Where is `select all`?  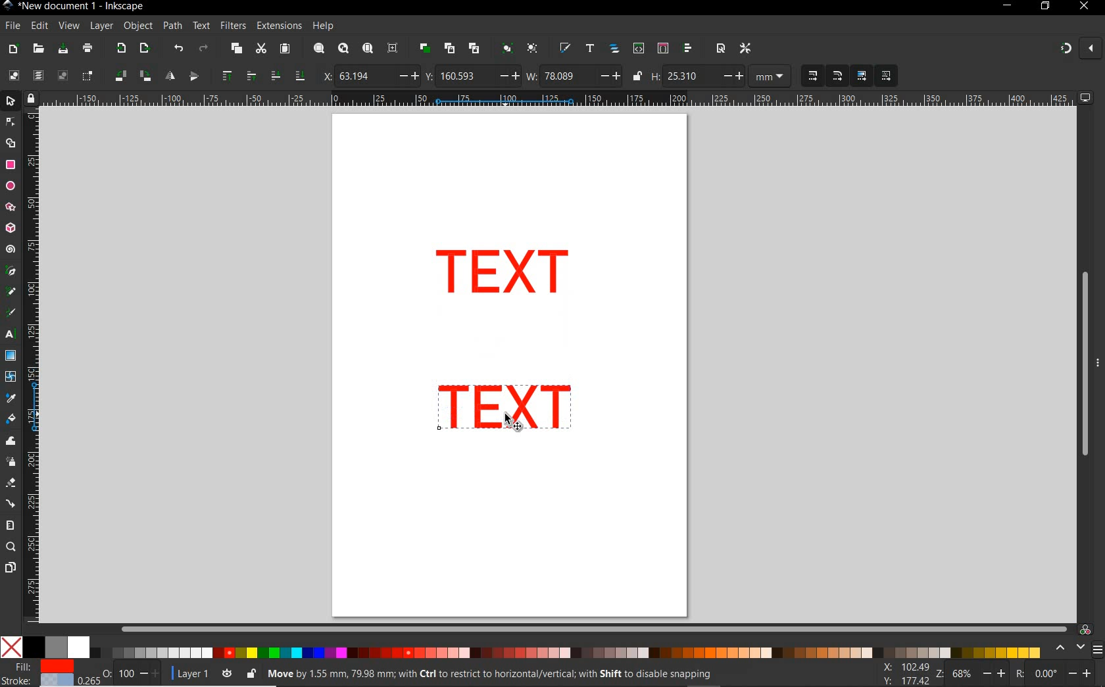
select all is located at coordinates (14, 76).